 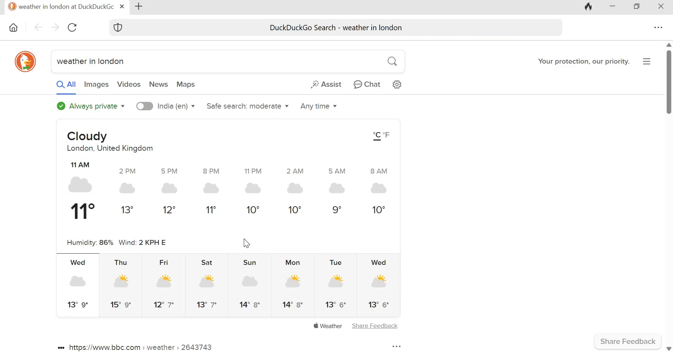 What do you see at coordinates (211, 210) in the screenshot?
I see `11°` at bounding box center [211, 210].